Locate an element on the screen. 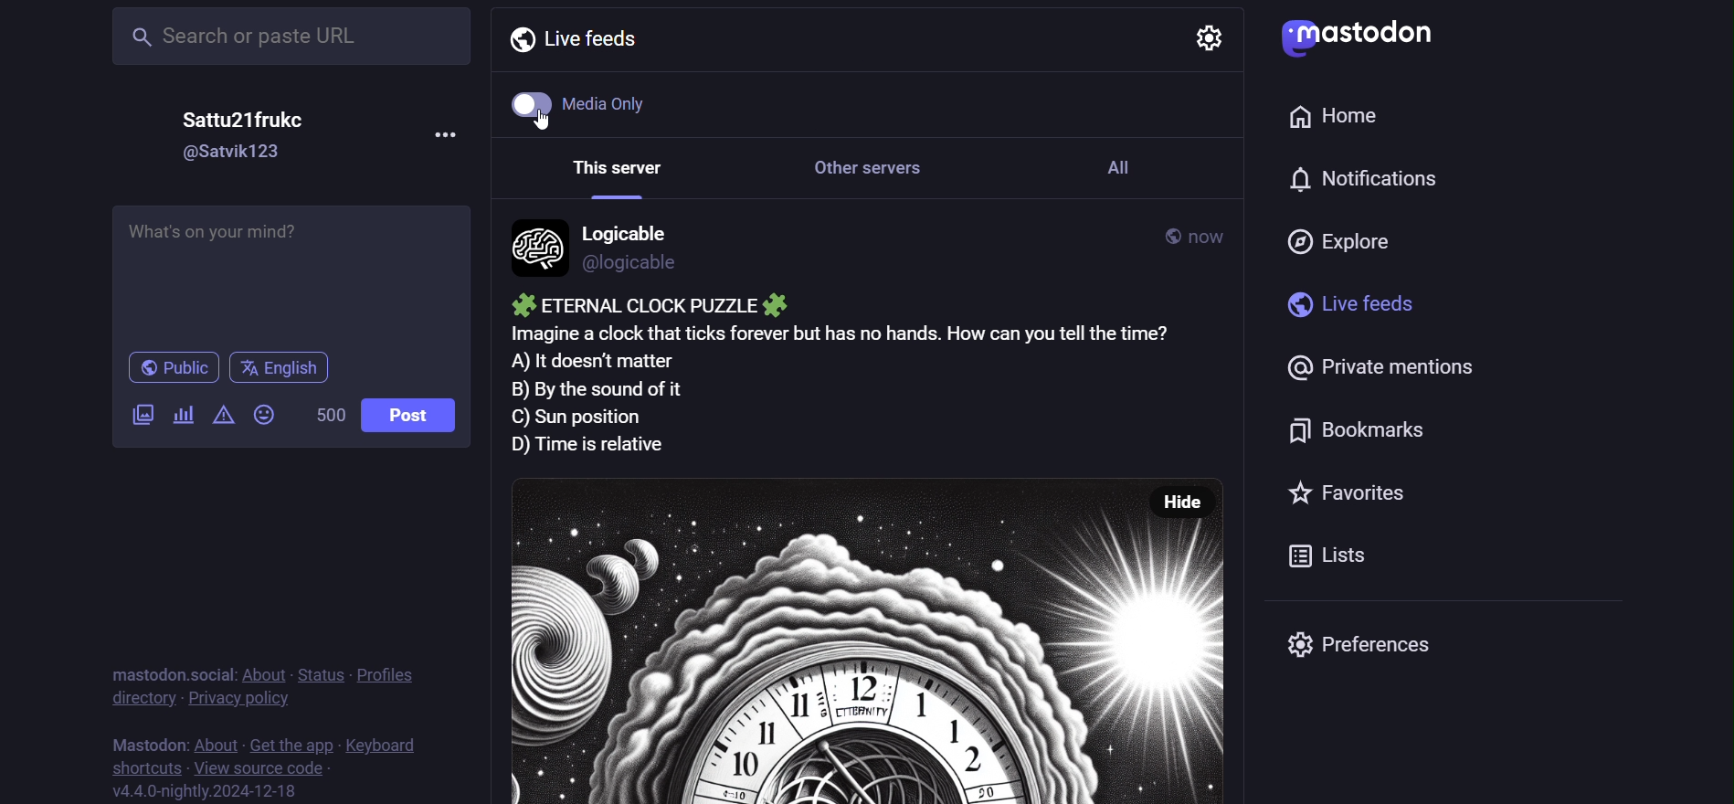  mastodon social is located at coordinates (168, 674).